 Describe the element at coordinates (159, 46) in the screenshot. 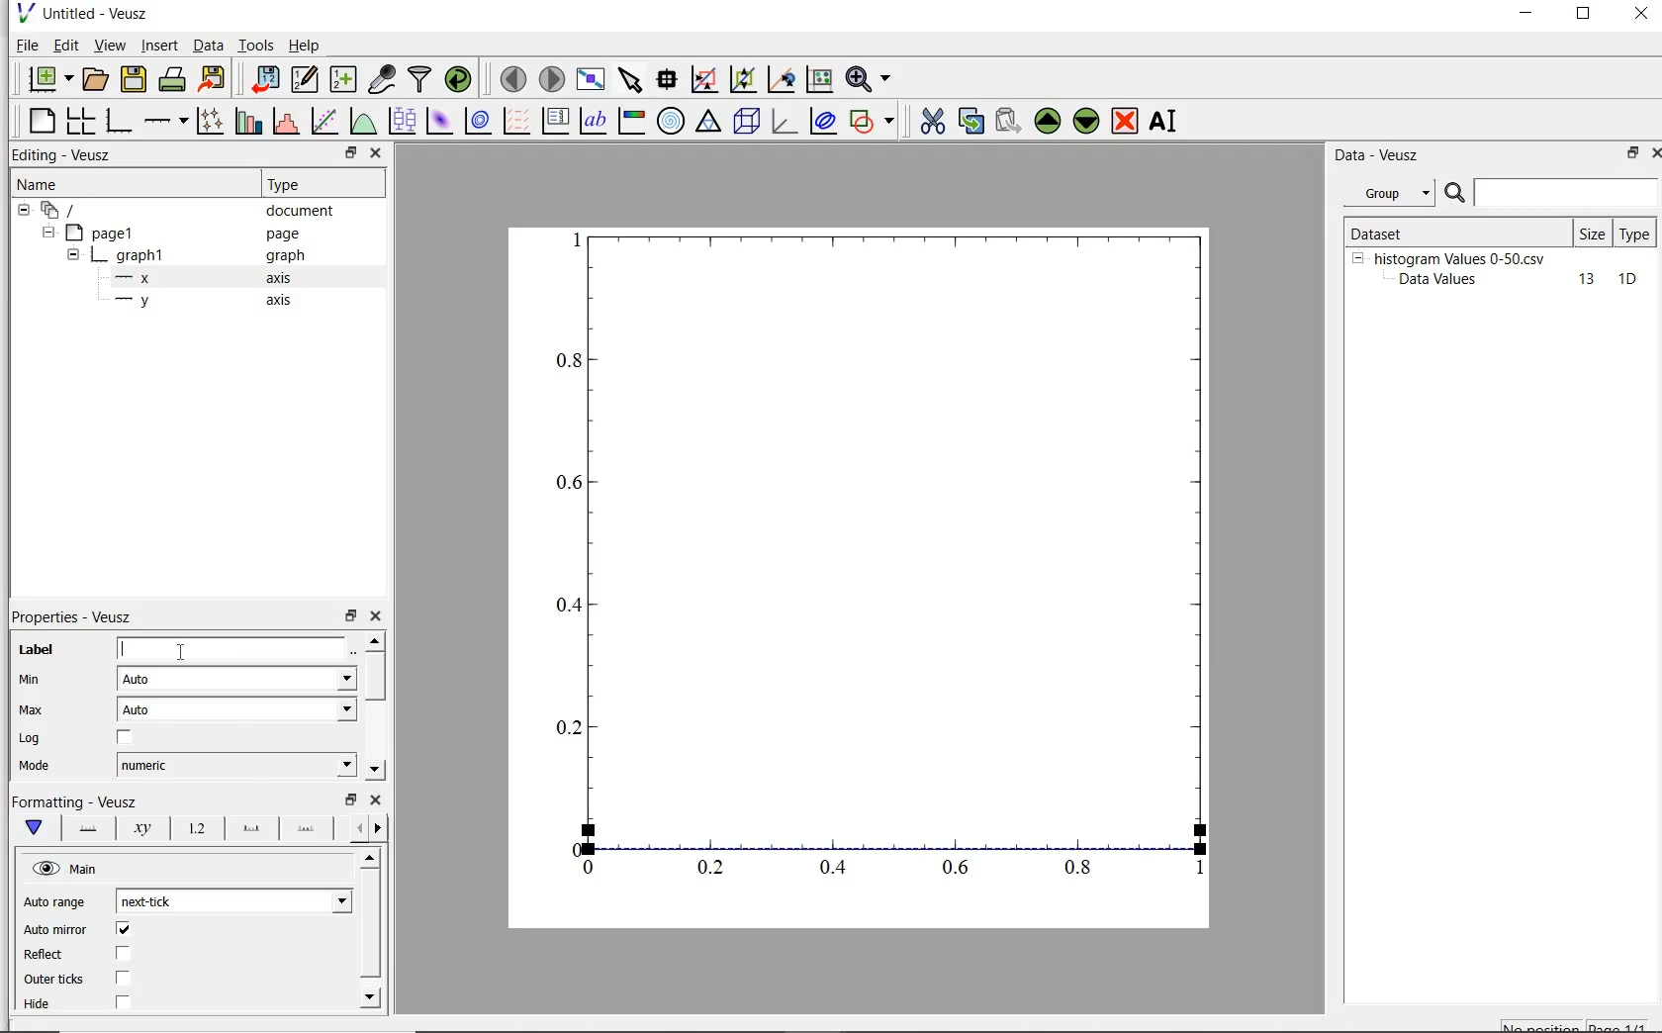

I see `insert` at that location.